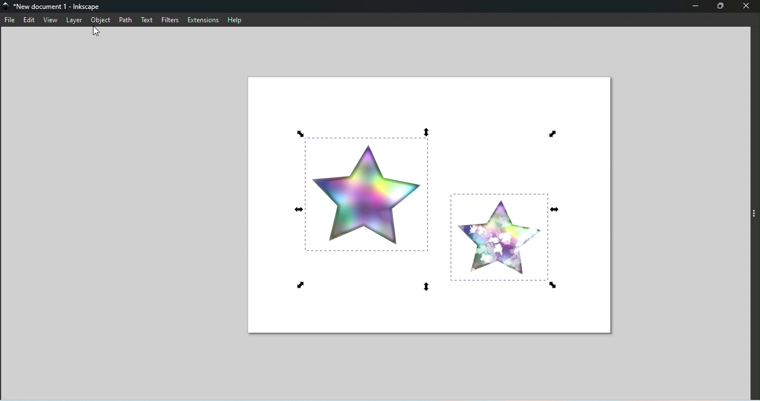 The width and height of the screenshot is (760, 401). What do you see at coordinates (98, 31) in the screenshot?
I see `Cursor` at bounding box center [98, 31].